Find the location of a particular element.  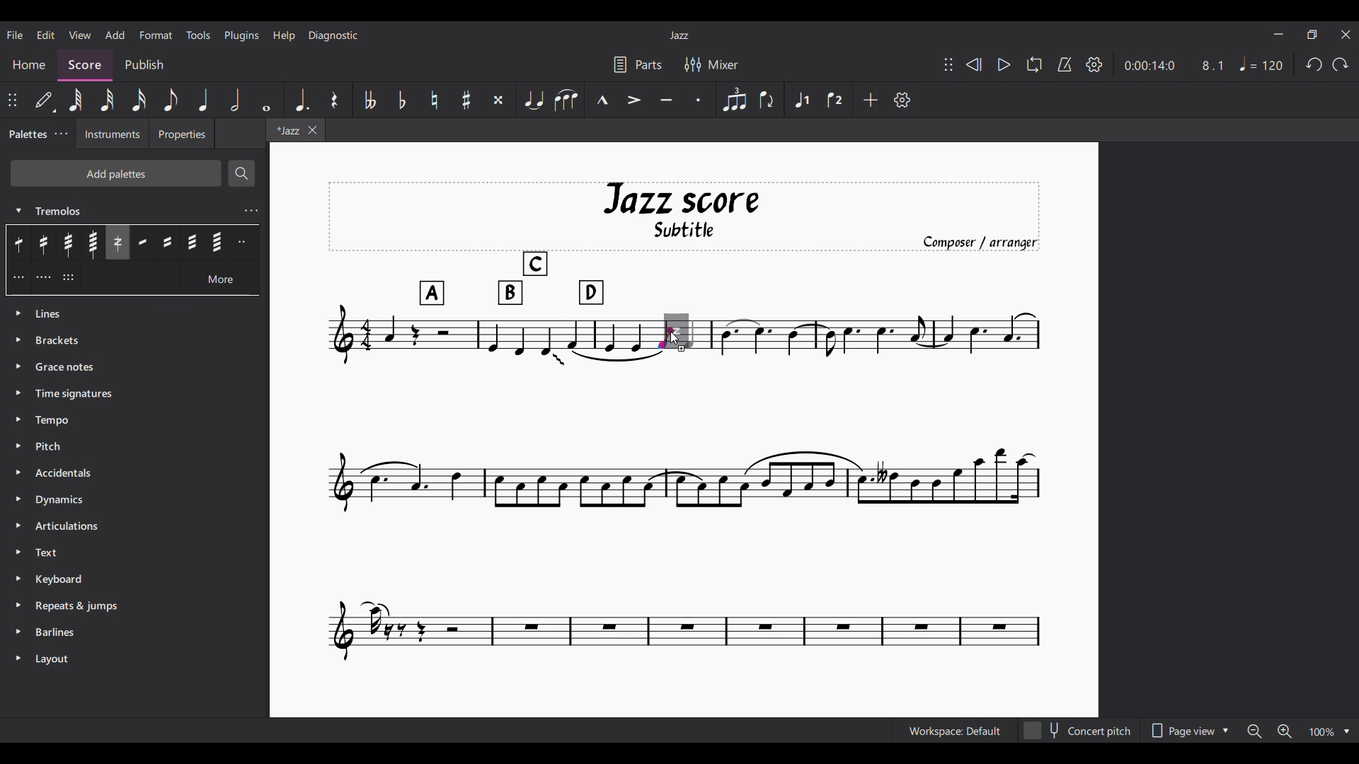

Plugins is located at coordinates (242, 36).